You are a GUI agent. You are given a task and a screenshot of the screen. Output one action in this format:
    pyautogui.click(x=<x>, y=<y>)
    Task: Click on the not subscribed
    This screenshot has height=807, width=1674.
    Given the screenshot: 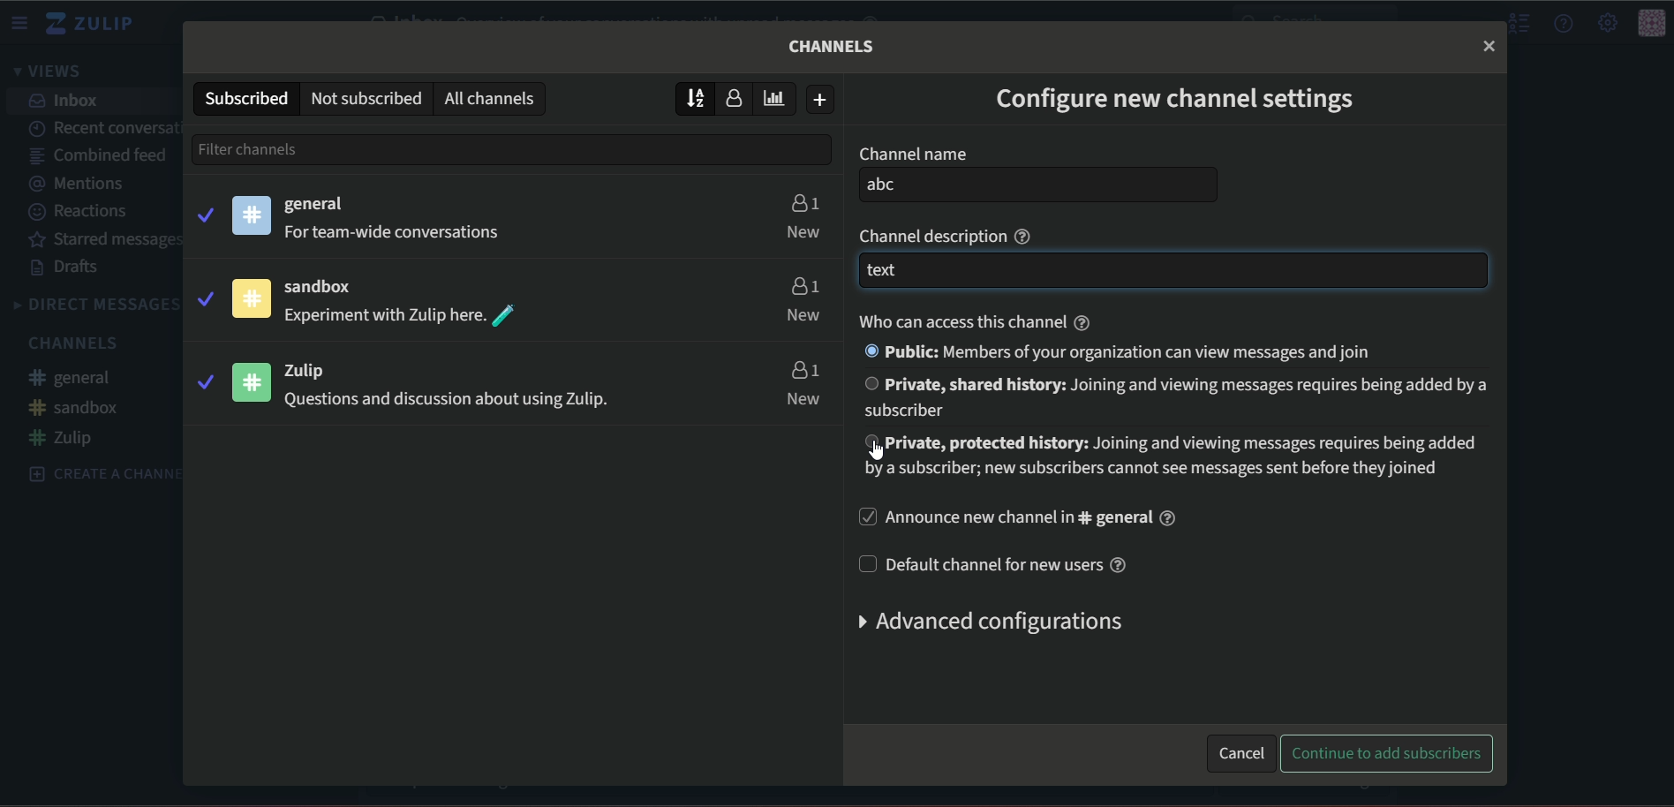 What is the action you would take?
    pyautogui.click(x=366, y=97)
    